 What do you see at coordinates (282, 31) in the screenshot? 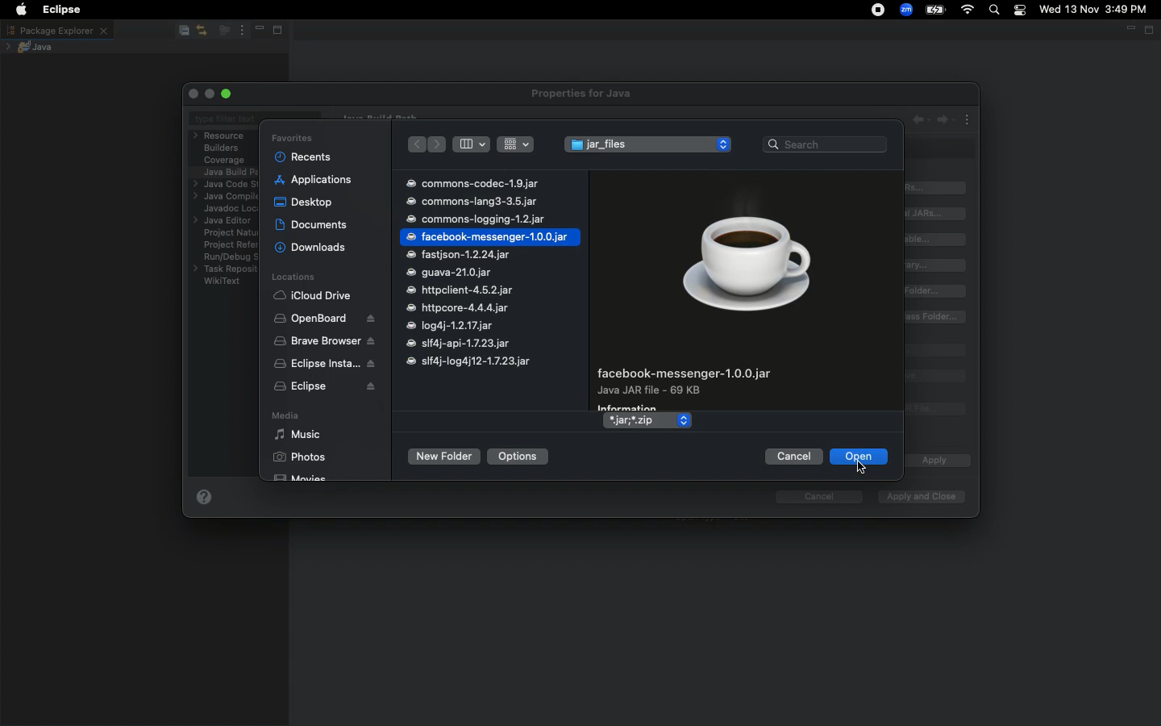
I see `Maximize` at bounding box center [282, 31].